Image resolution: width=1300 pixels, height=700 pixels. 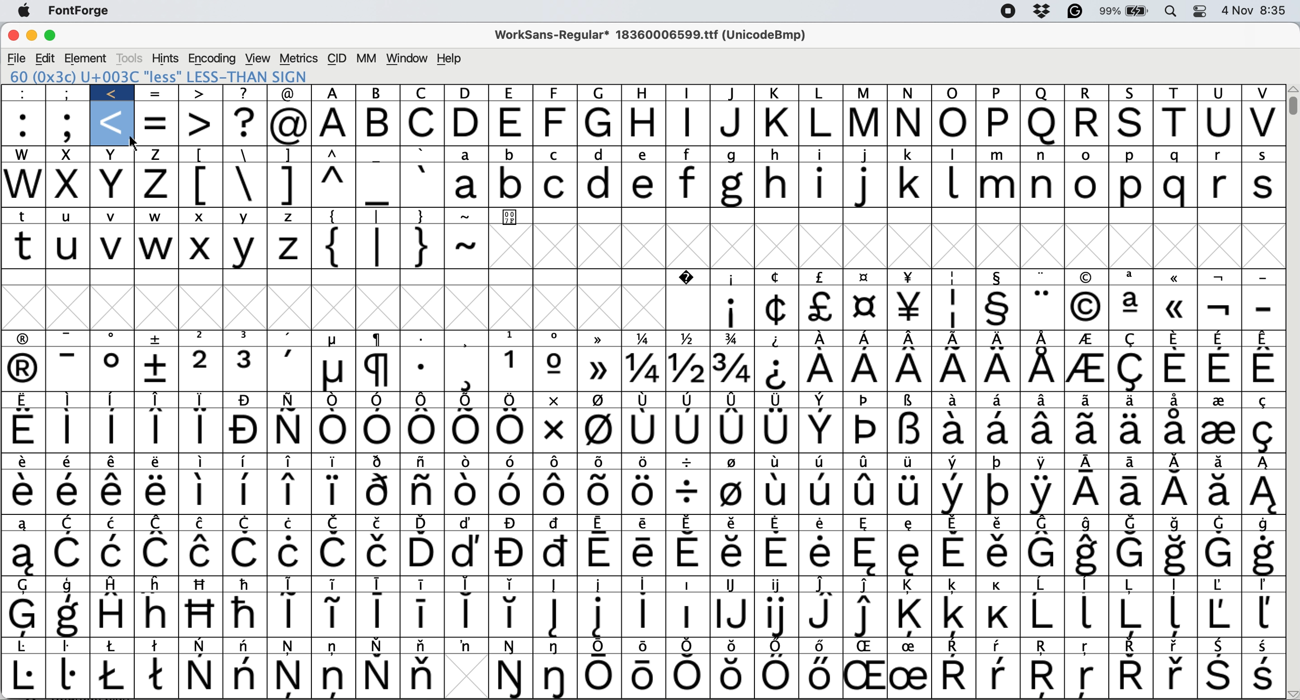 I want to click on Symbol, so click(x=1175, y=646).